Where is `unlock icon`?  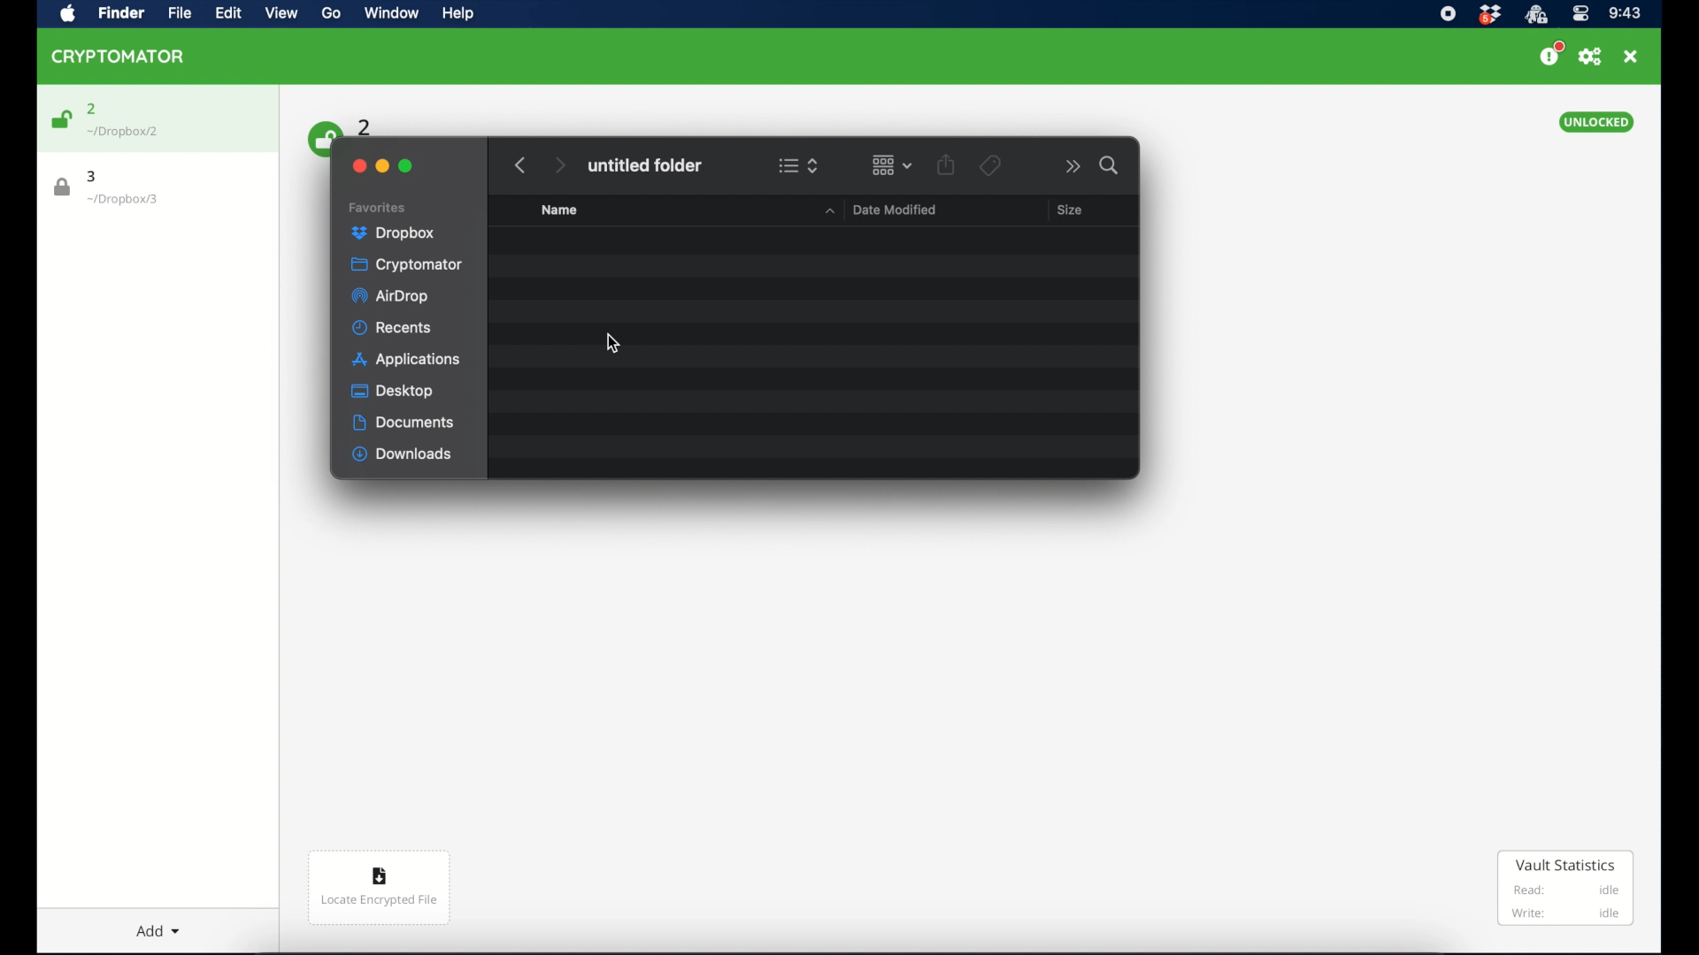 unlock icon is located at coordinates (321, 137).